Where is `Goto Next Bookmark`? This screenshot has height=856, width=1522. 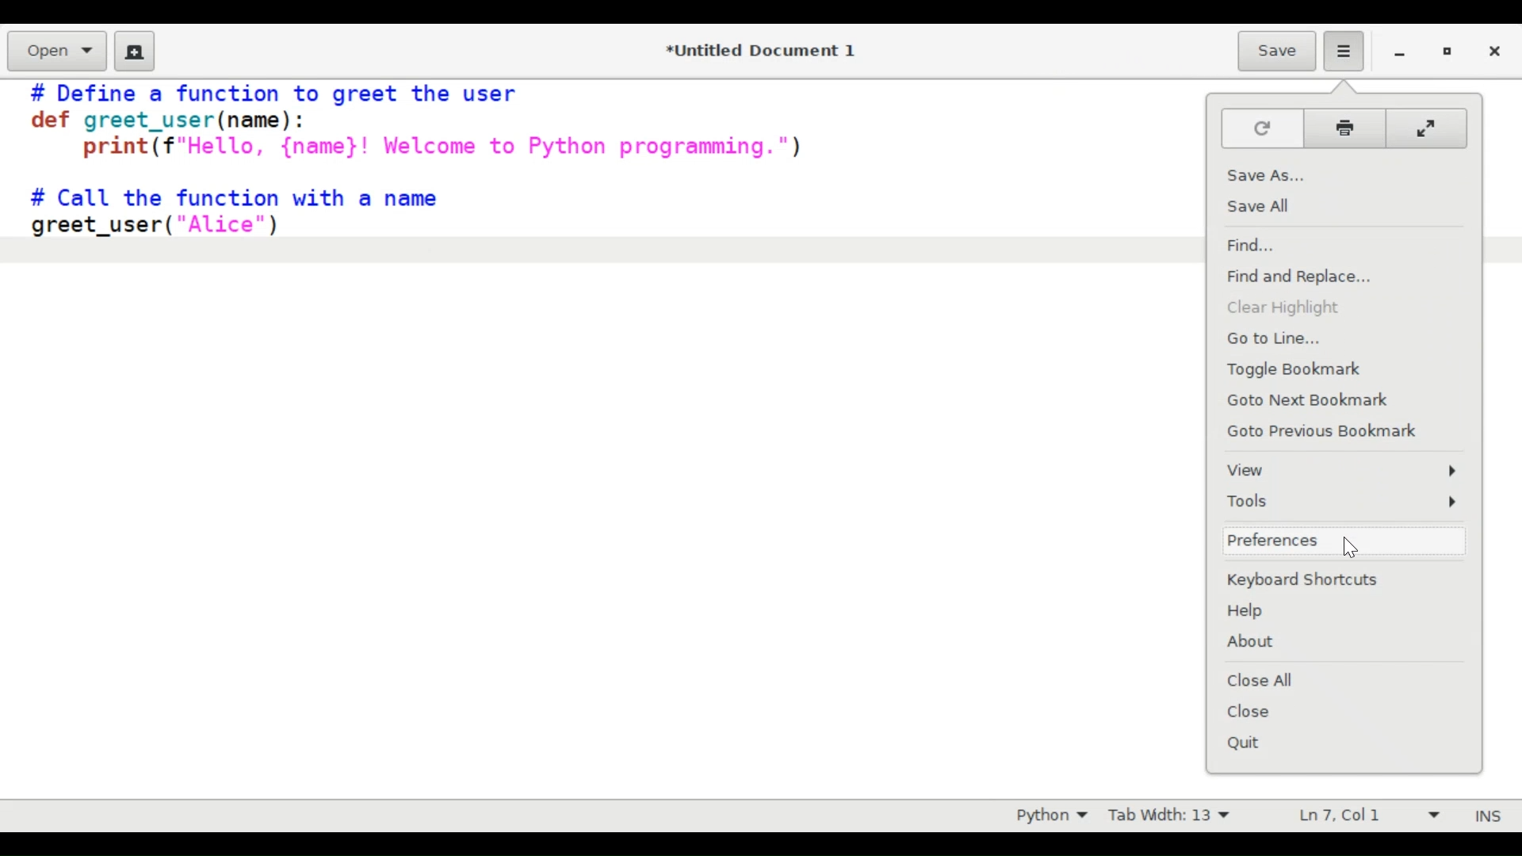 Goto Next Bookmark is located at coordinates (1331, 401).